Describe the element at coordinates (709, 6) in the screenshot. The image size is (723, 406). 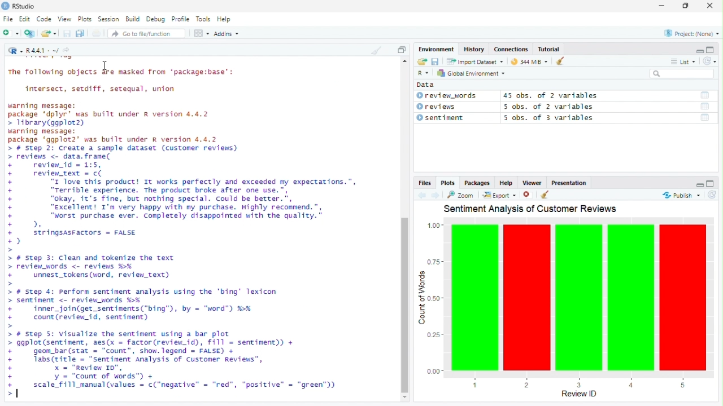
I see `Close` at that location.